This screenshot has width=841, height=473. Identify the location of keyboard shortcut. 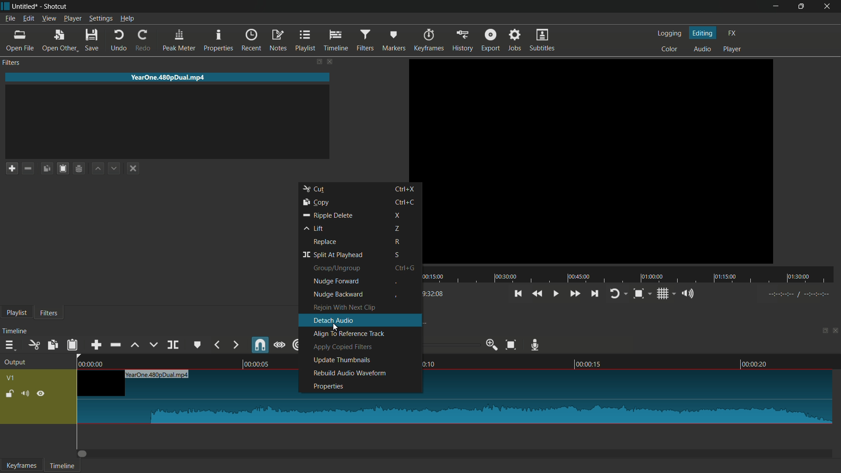
(396, 229).